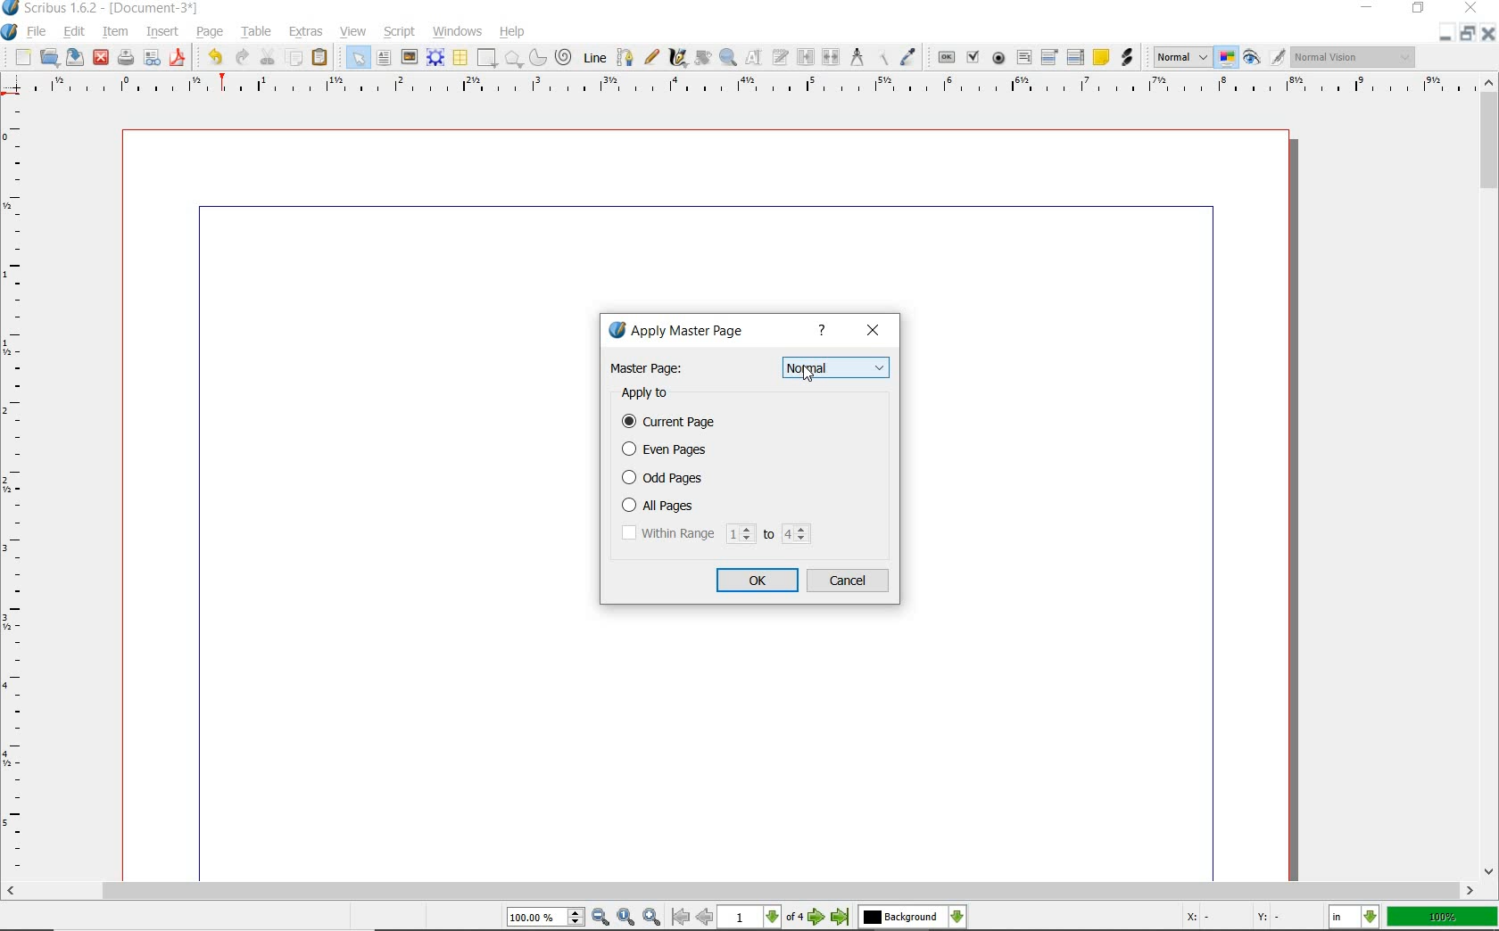 The width and height of the screenshot is (1499, 931). Describe the element at coordinates (749, 367) in the screenshot. I see `master page: normal` at that location.